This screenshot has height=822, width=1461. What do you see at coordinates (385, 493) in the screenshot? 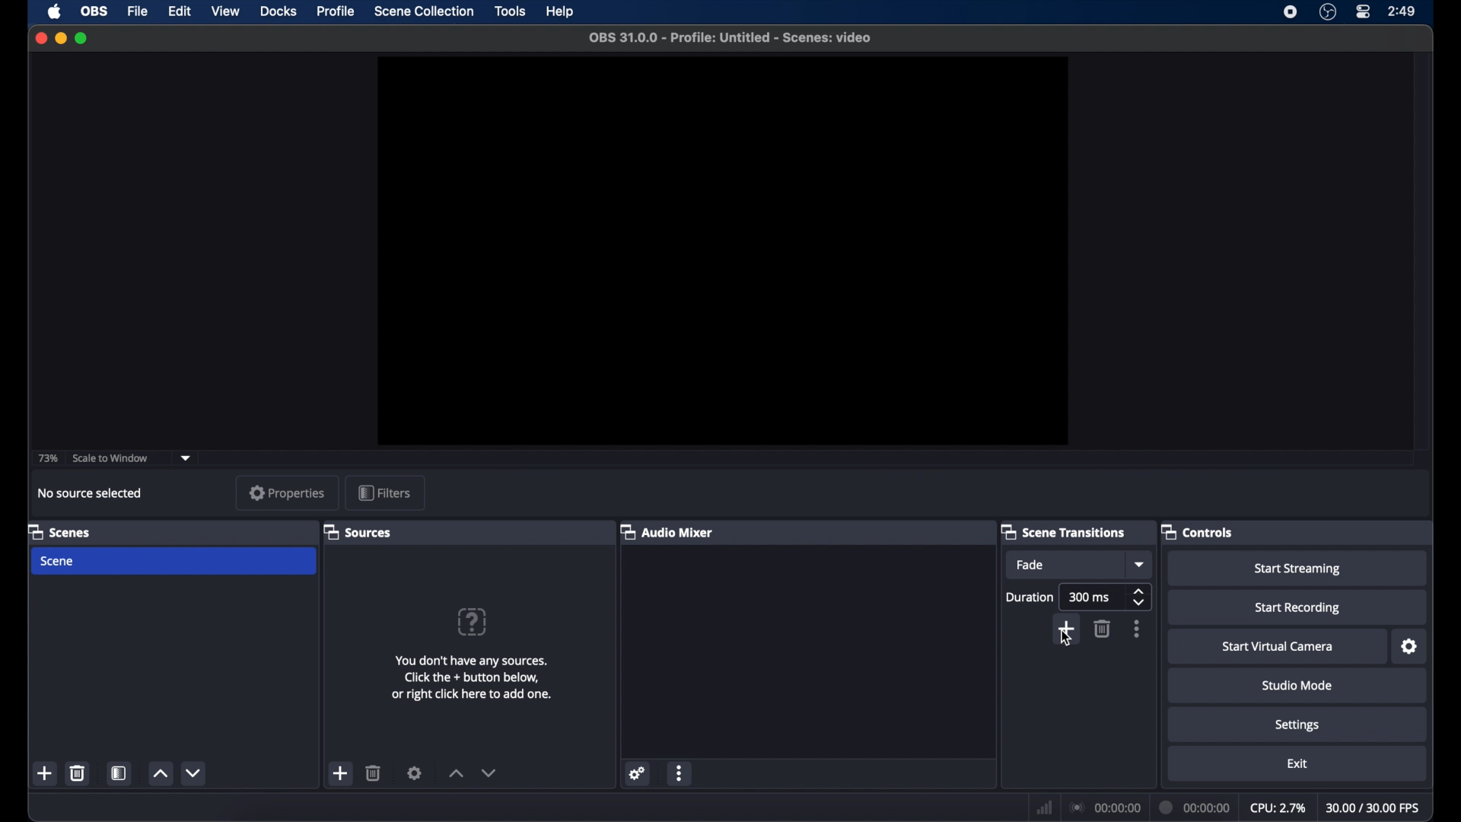
I see `filters` at bounding box center [385, 493].